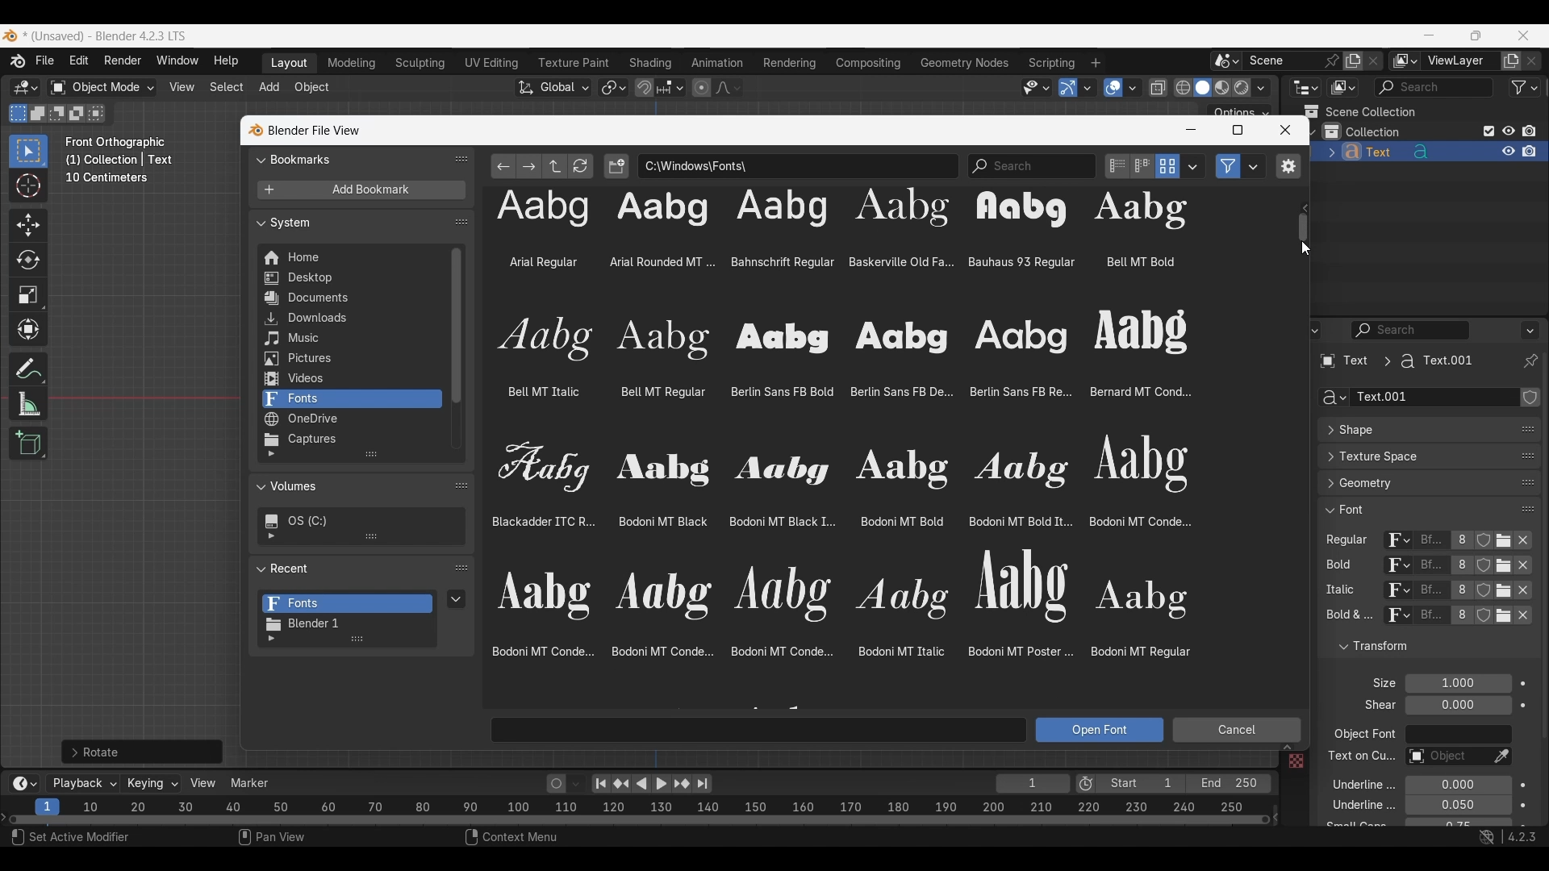 Image resolution: width=1549 pixels, height=871 pixels. What do you see at coordinates (621, 784) in the screenshot?
I see `Jump to key frame` at bounding box center [621, 784].